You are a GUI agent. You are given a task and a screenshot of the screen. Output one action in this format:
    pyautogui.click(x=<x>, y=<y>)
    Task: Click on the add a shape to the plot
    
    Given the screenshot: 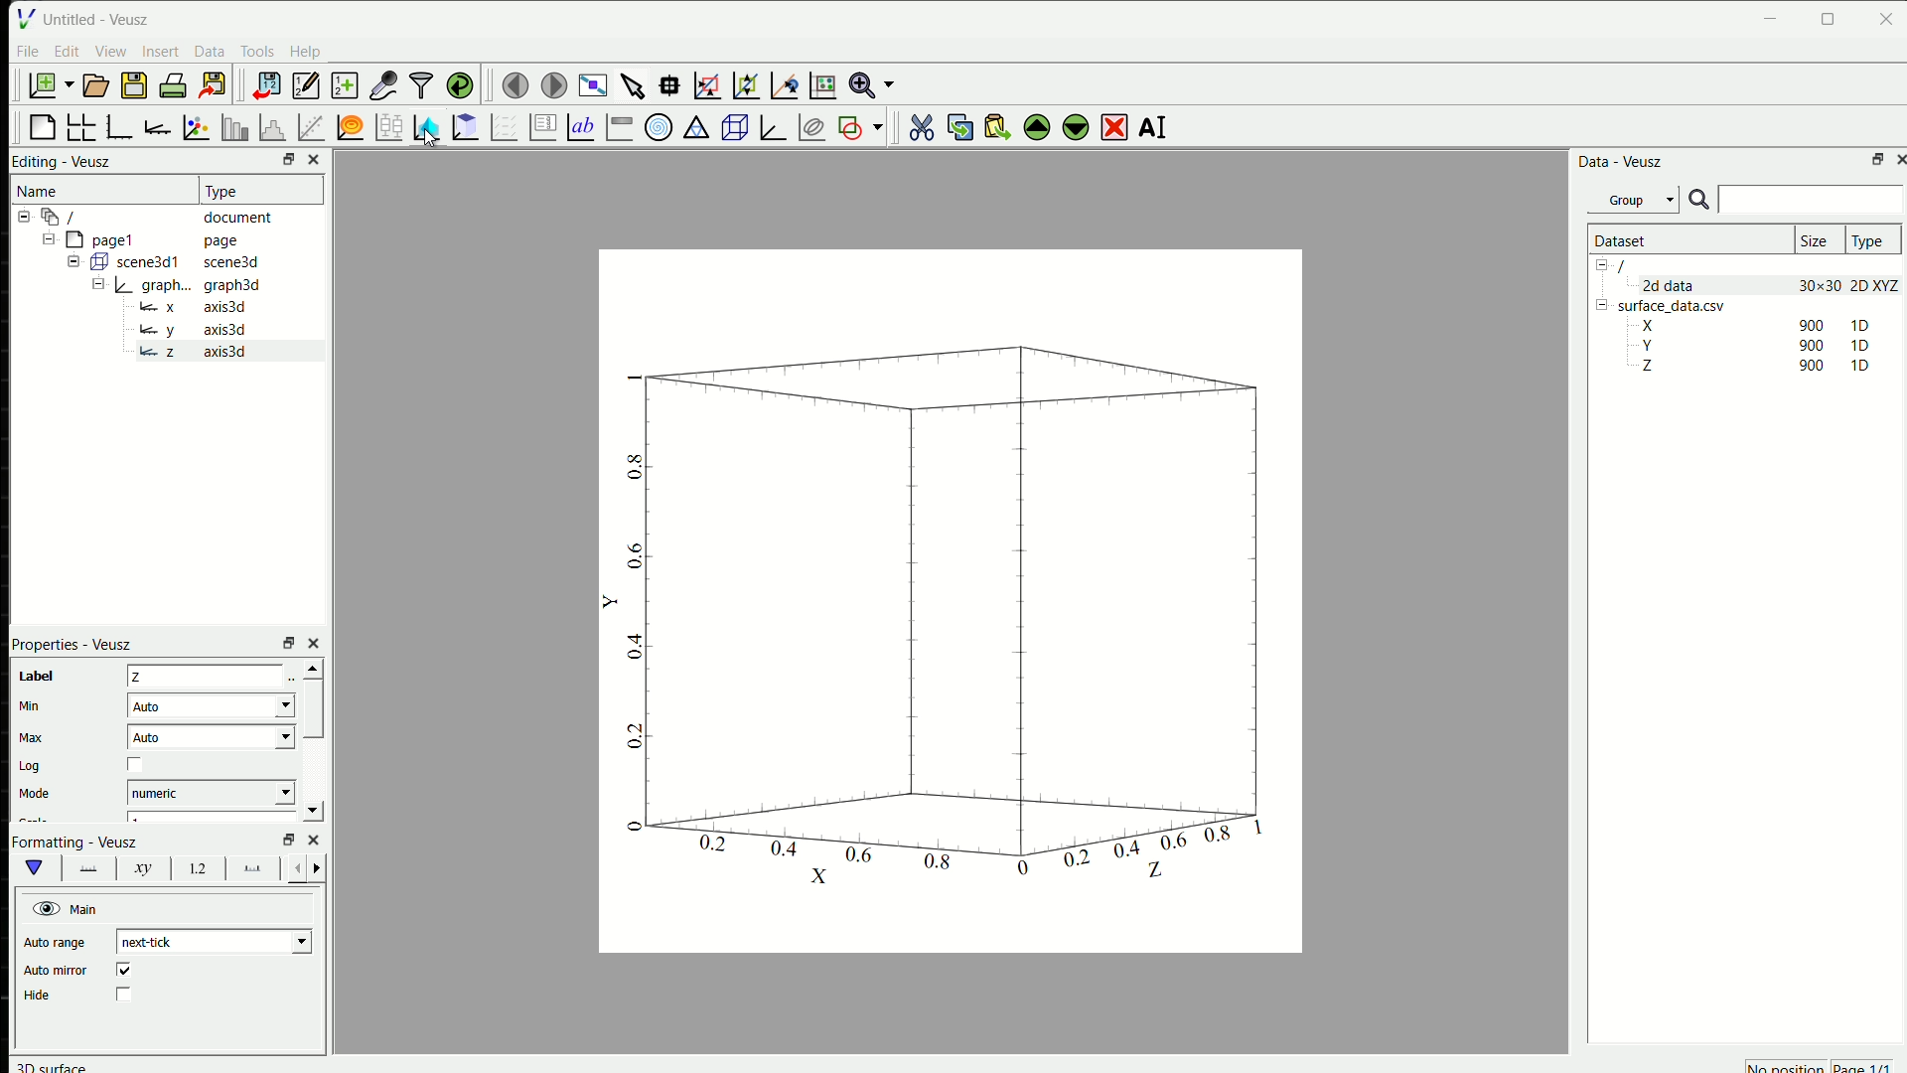 What is the action you would take?
    pyautogui.click(x=860, y=126)
    